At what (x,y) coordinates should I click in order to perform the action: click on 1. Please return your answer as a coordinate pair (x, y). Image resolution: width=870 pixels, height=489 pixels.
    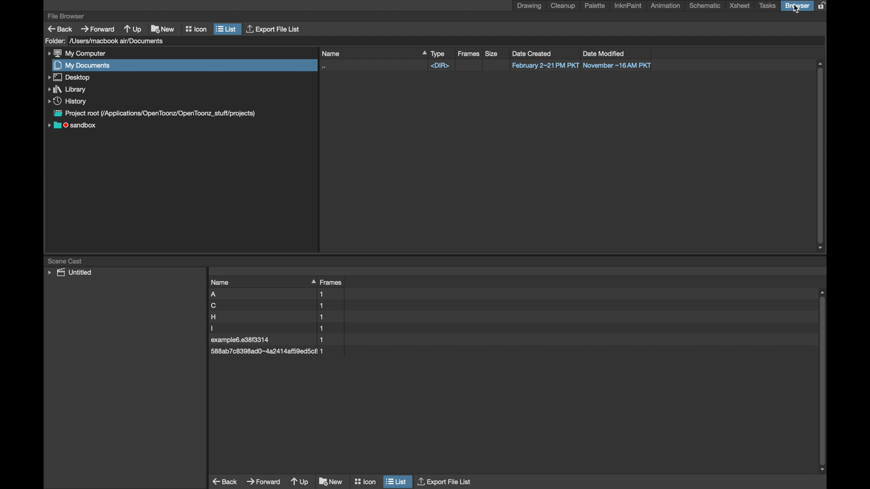
    Looking at the image, I should click on (329, 294).